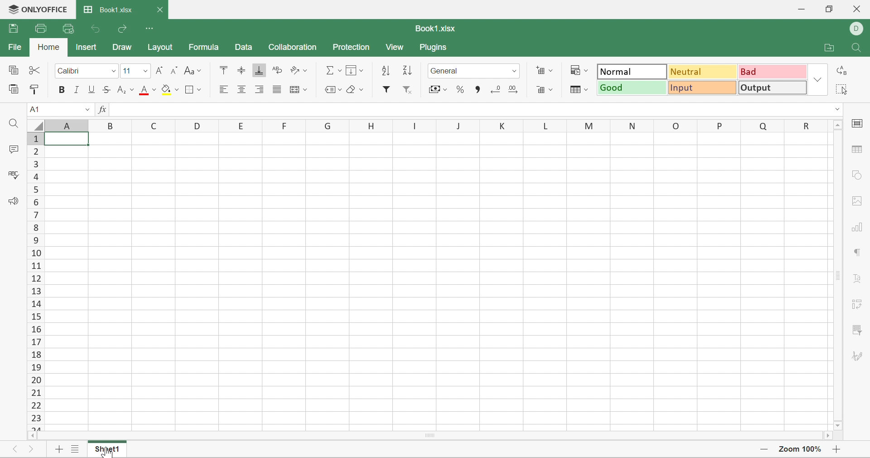 Image resolution: width=870 pixels, height=458 pixels. What do you see at coordinates (11, 149) in the screenshot?
I see `Comments` at bounding box center [11, 149].